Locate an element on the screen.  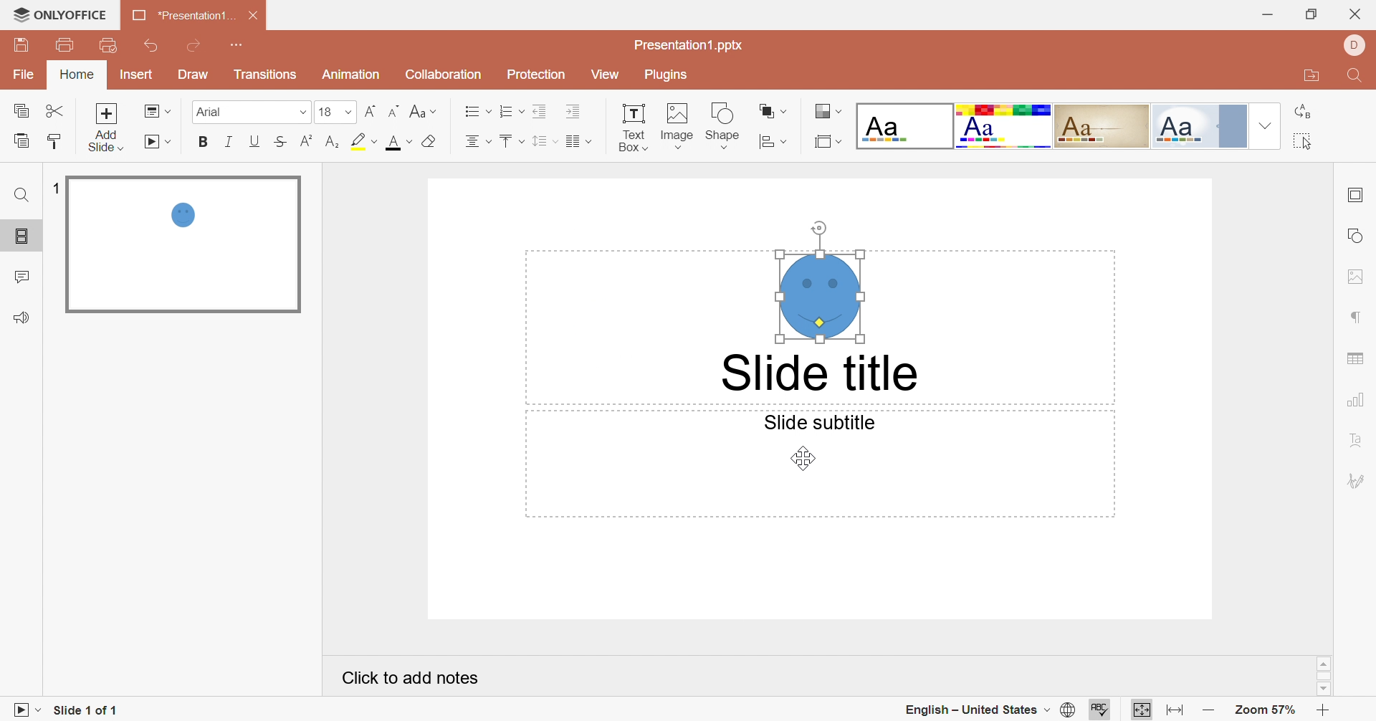
Customize quick access toolbar is located at coordinates (237, 45).